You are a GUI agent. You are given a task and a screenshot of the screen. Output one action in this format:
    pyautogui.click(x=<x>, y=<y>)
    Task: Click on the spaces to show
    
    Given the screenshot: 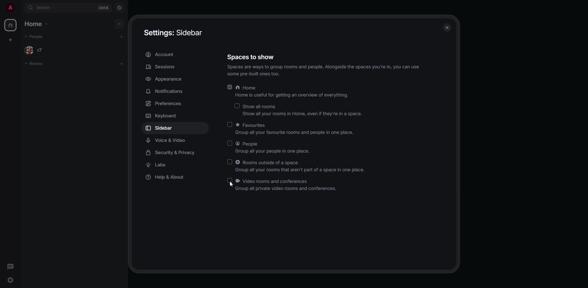 What is the action you would take?
    pyautogui.click(x=324, y=63)
    